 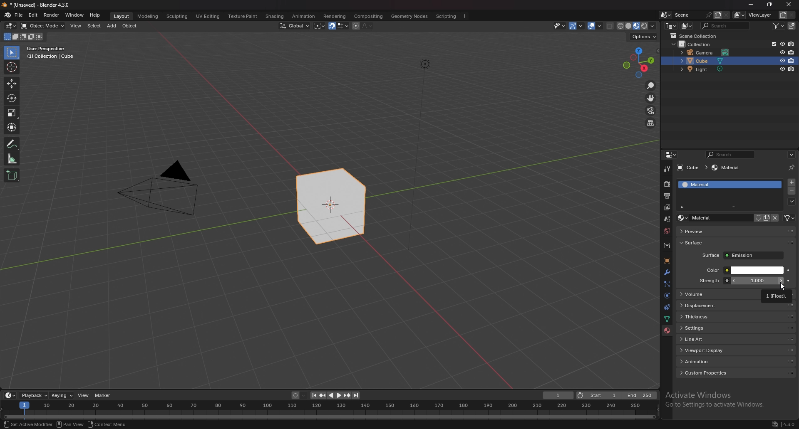 I want to click on add viewlayer, so click(x=783, y=15).